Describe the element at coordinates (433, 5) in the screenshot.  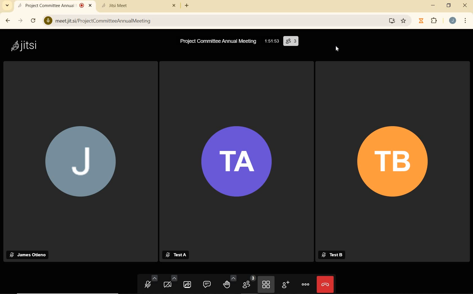
I see `minimize` at that location.